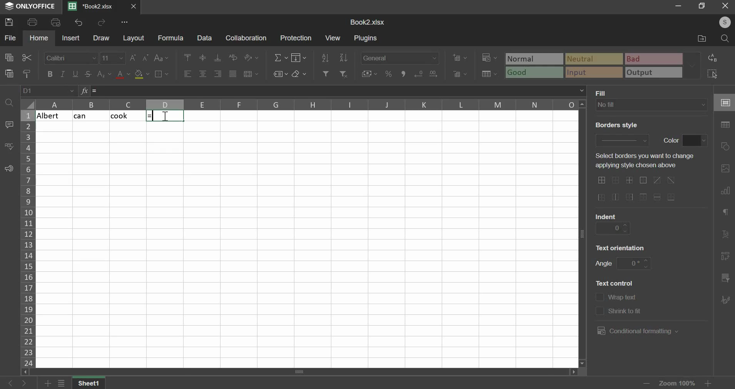 The width and height of the screenshot is (735, 389). I want to click on shapes, so click(727, 147).